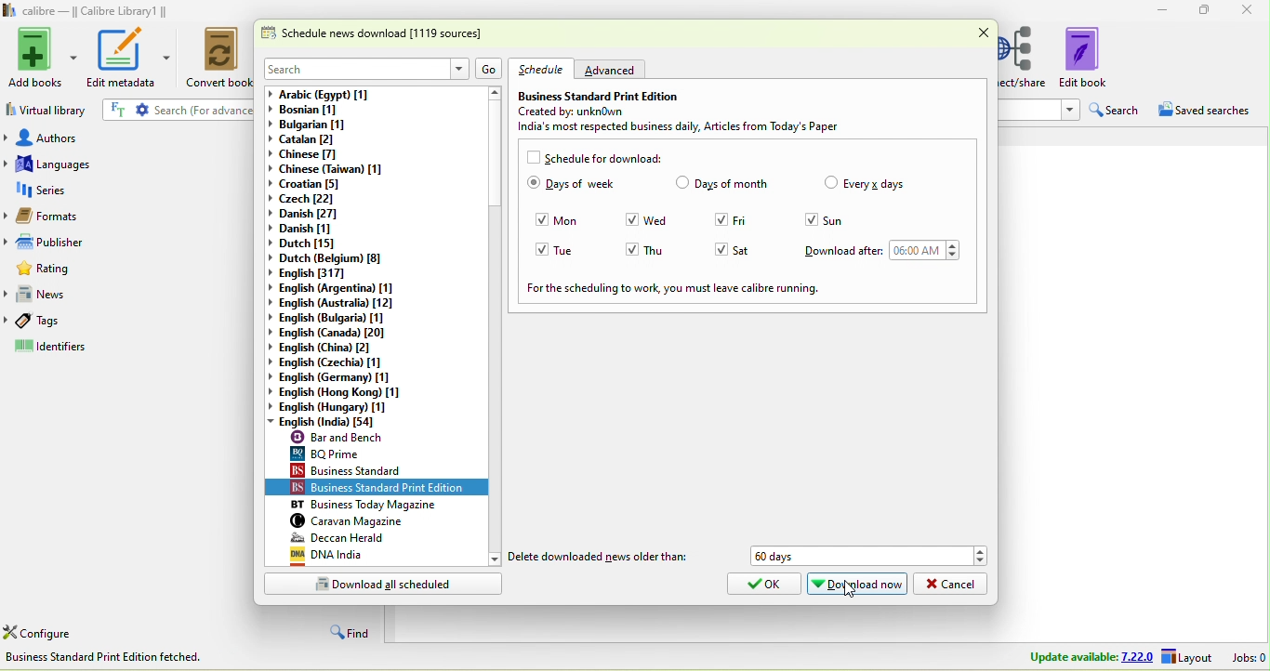  I want to click on search, so click(1118, 109).